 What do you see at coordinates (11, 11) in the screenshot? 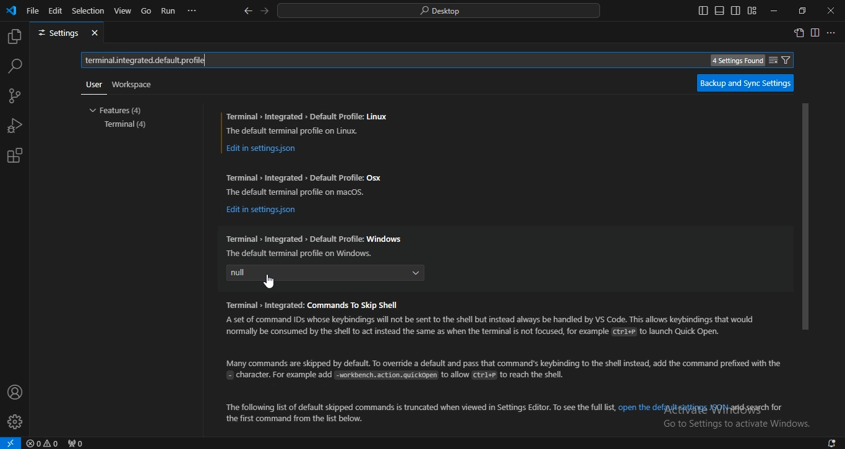
I see `vscode icon` at bounding box center [11, 11].